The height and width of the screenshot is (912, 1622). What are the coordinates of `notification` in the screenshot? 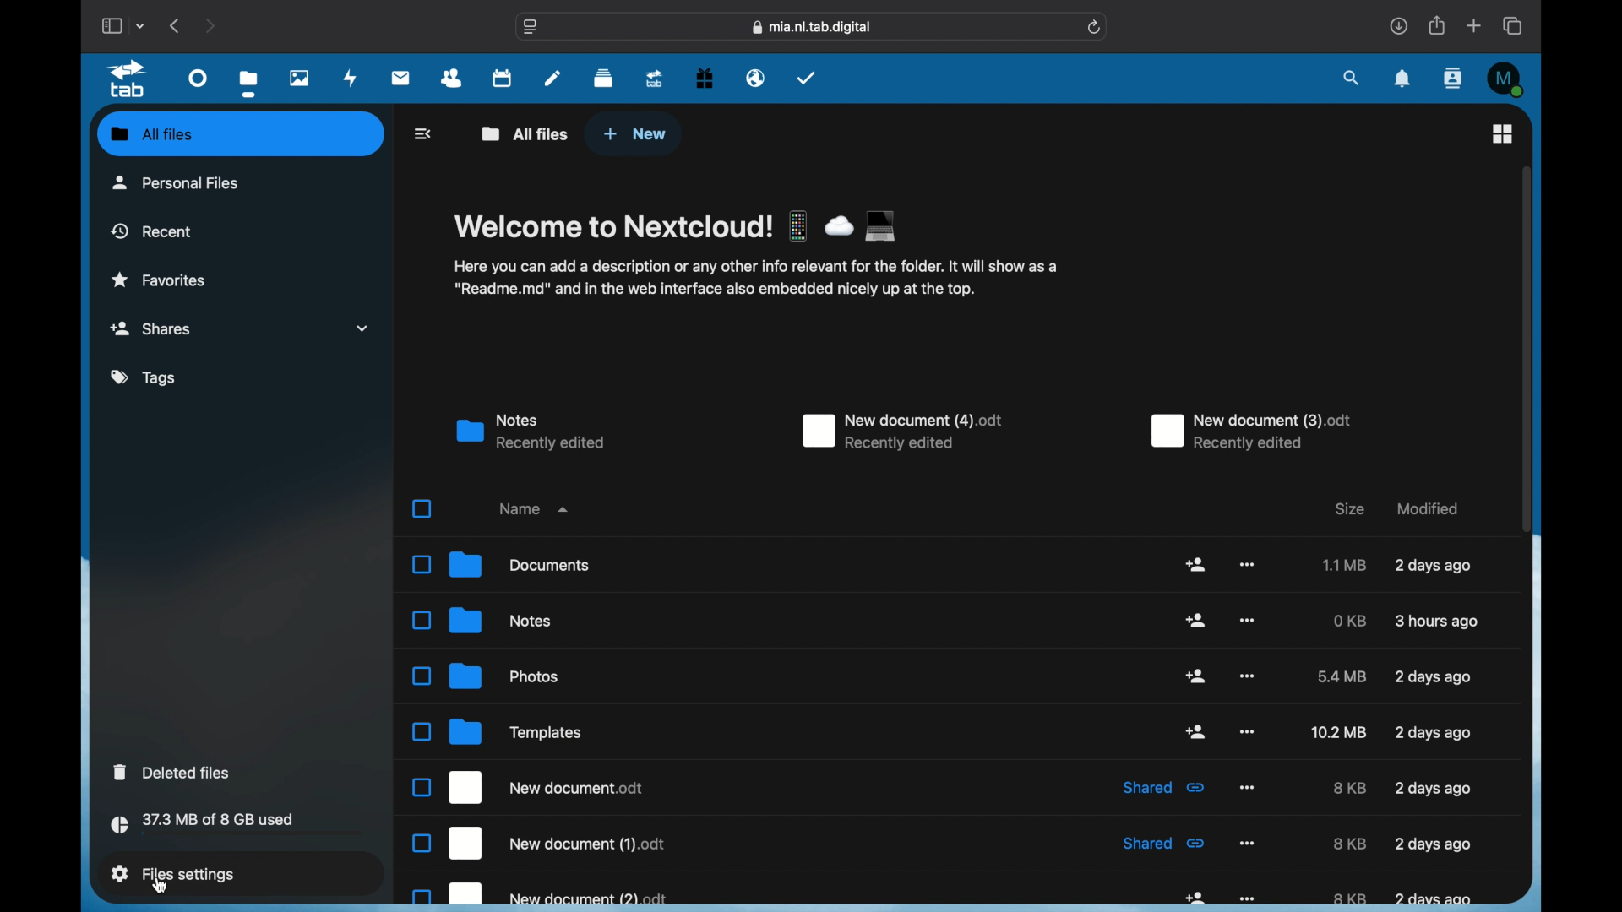 It's located at (1403, 79).